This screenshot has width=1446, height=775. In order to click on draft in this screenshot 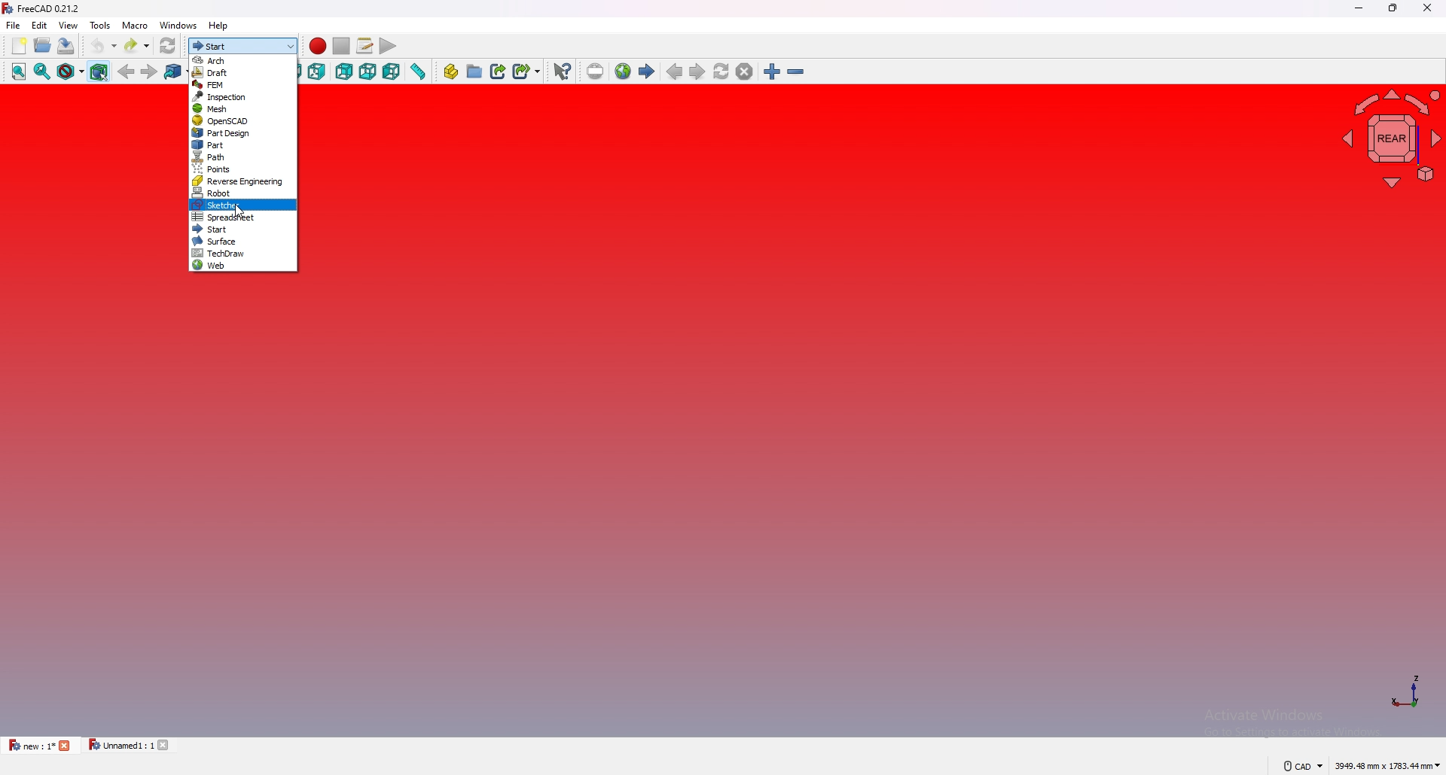, I will do `click(244, 71)`.